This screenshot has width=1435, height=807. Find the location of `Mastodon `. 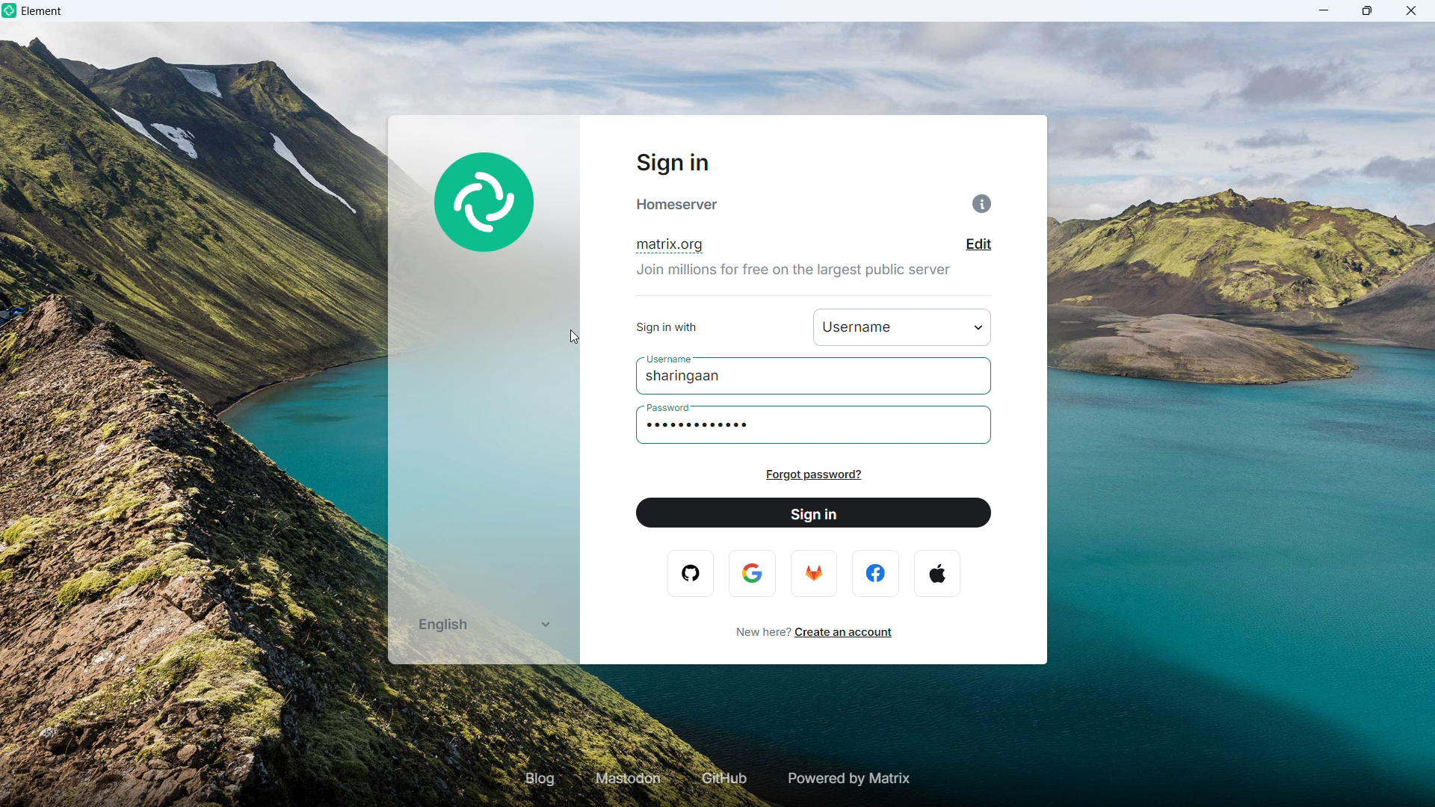

Mastodon  is located at coordinates (629, 779).